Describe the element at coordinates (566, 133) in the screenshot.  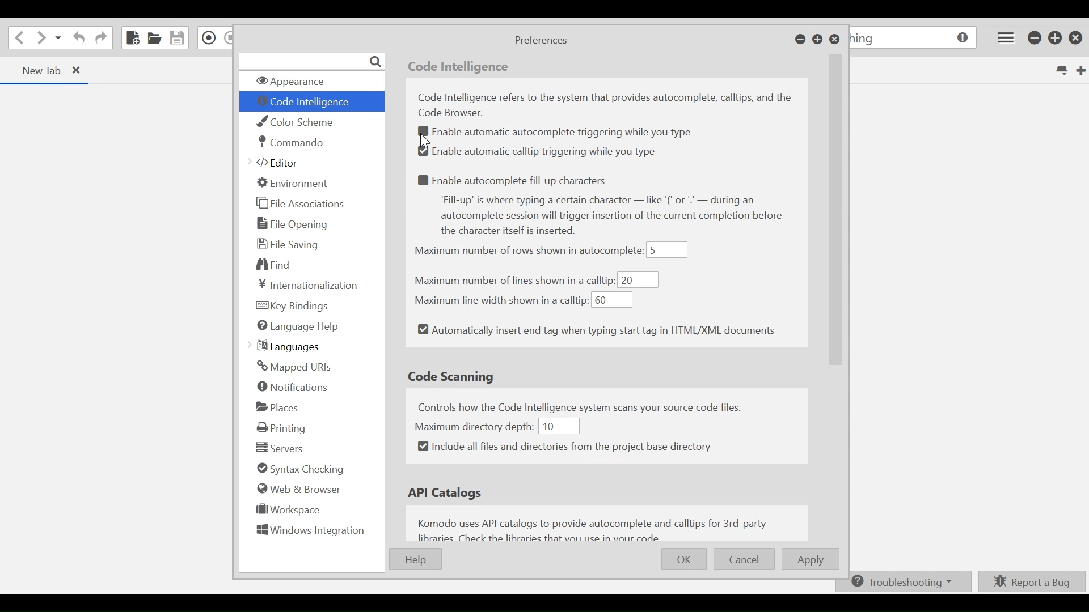
I see `enable automatic autocomplete triggering while you type` at that location.